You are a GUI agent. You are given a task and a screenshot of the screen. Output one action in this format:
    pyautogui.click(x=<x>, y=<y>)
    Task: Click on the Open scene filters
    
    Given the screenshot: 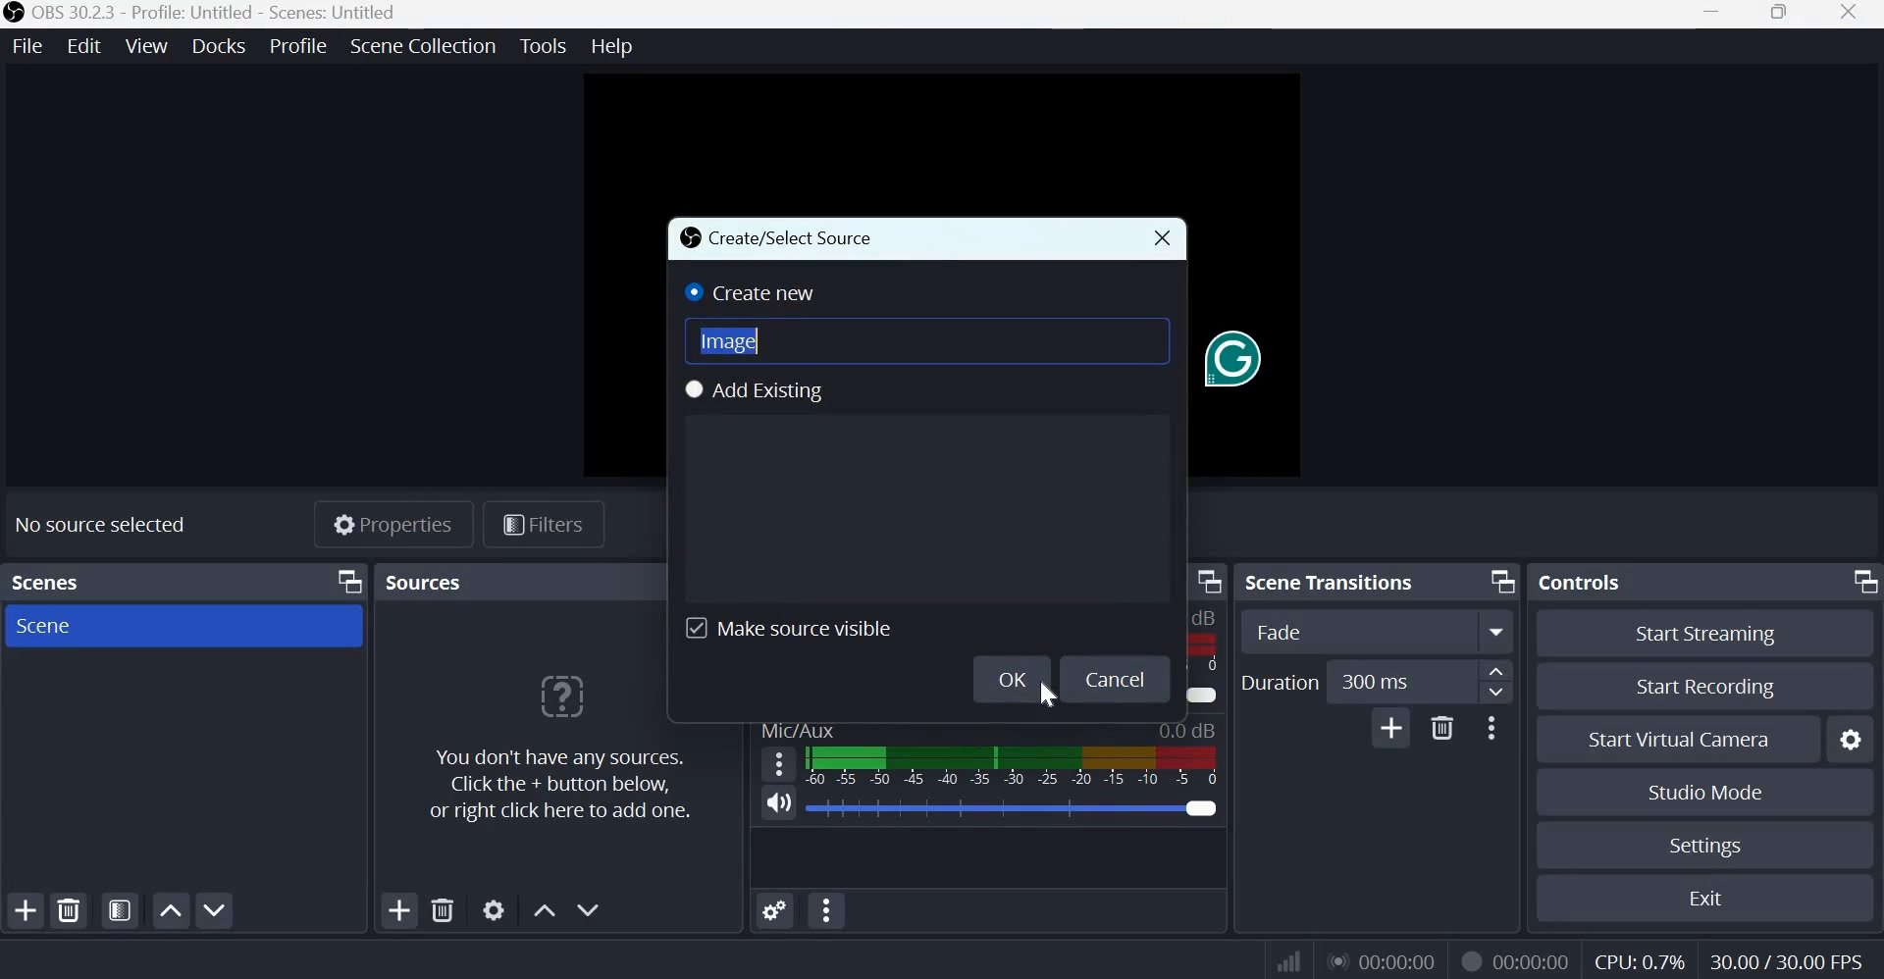 What is the action you would take?
    pyautogui.click(x=120, y=910)
    